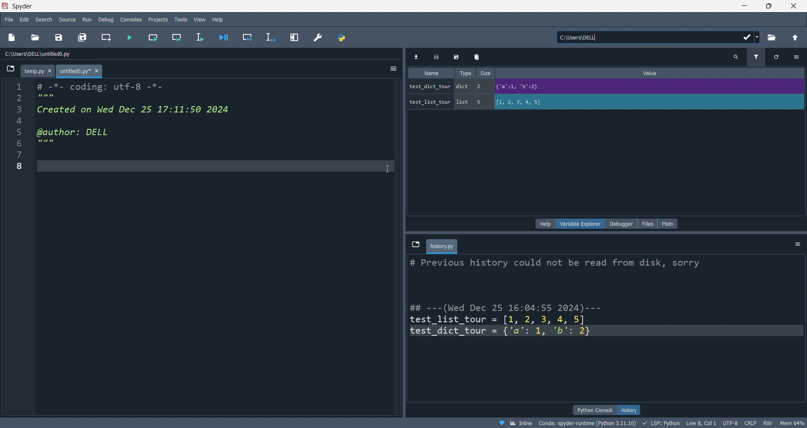 The height and width of the screenshot is (428, 807). I want to click on 5, so click(482, 102).